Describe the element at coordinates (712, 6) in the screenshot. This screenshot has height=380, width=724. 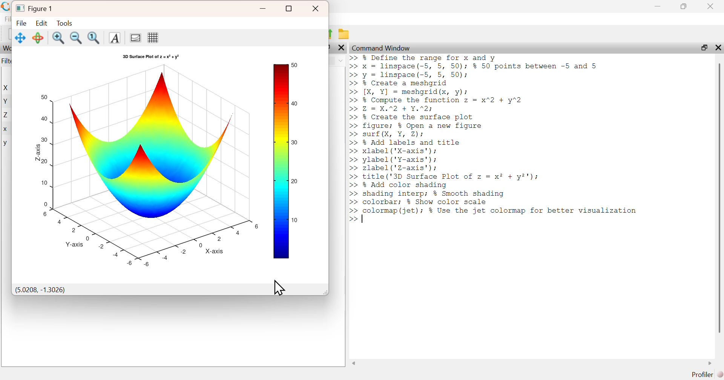
I see `close` at that location.